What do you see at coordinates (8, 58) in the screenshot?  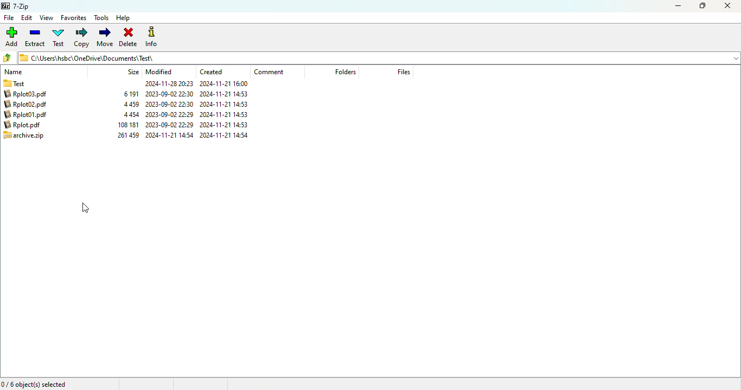 I see `browse folders` at bounding box center [8, 58].